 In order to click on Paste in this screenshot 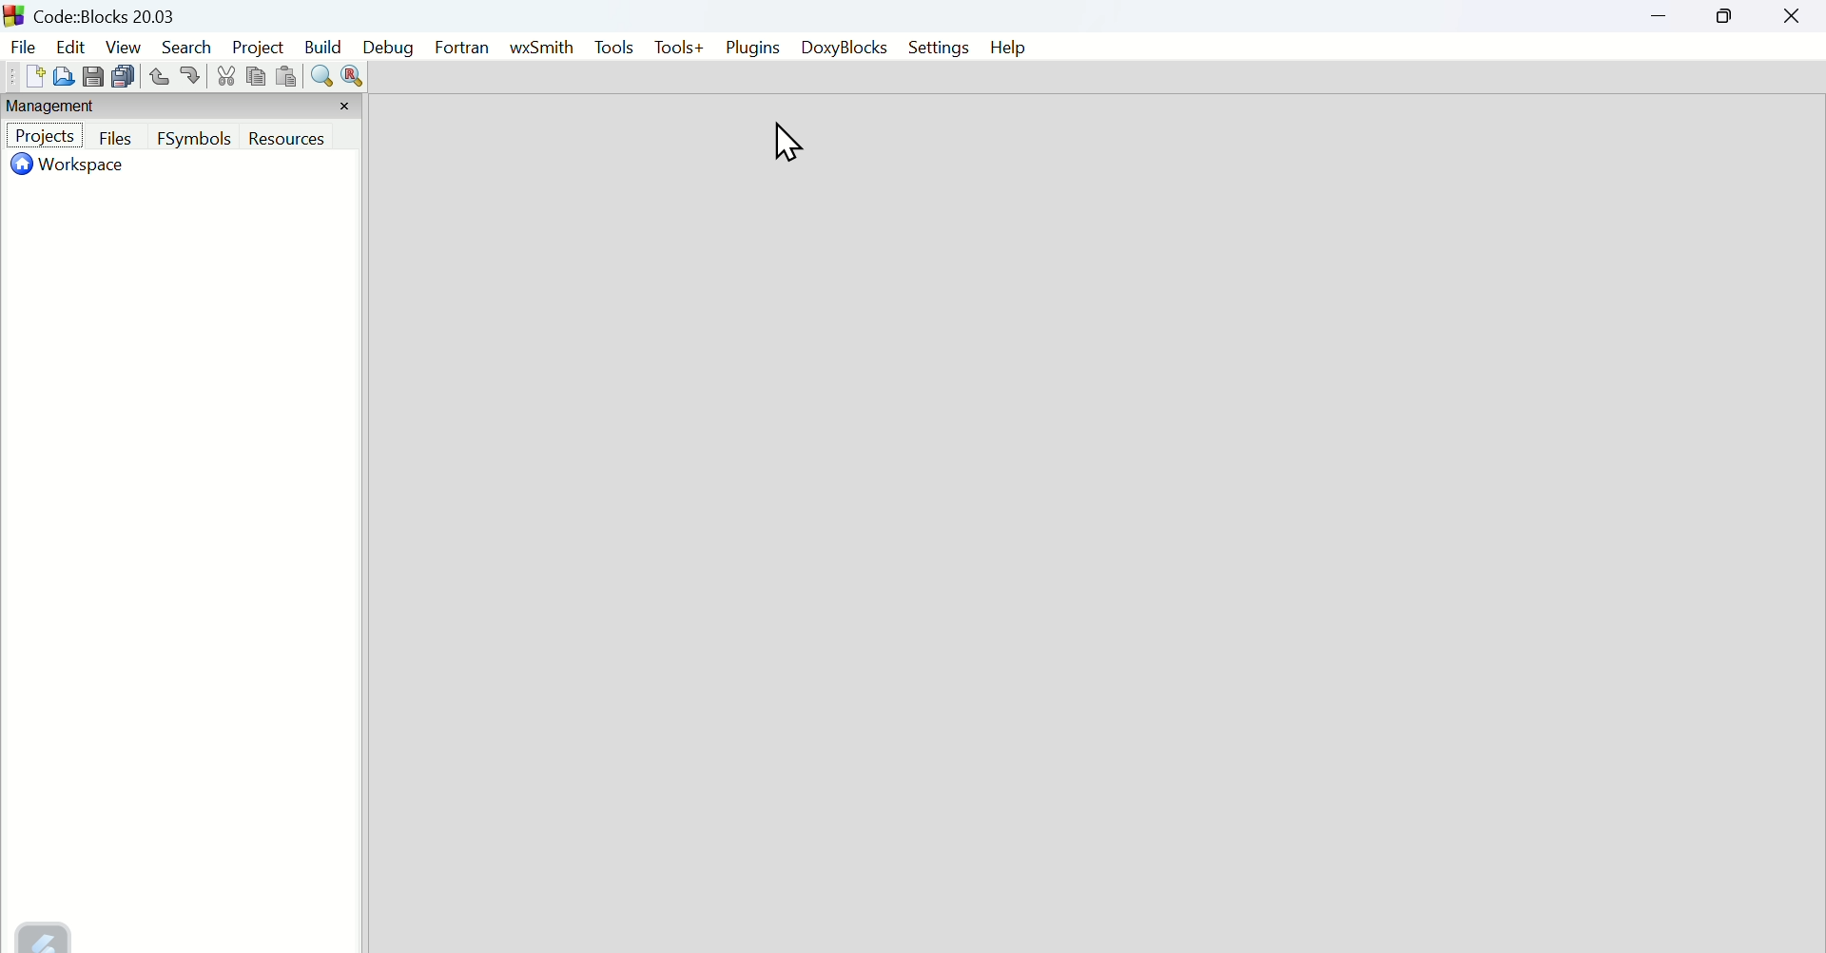, I will do `click(288, 76)`.